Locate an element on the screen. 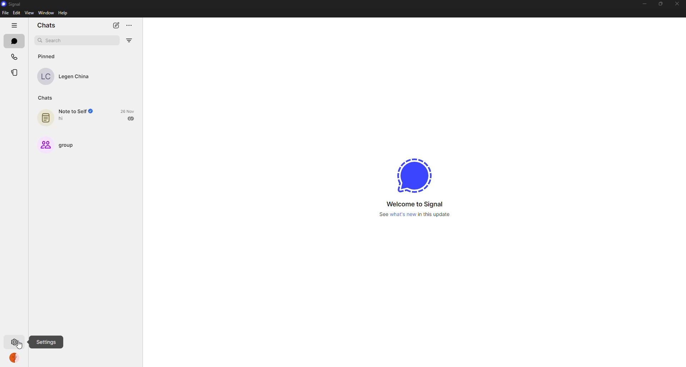  note to self is located at coordinates (65, 117).